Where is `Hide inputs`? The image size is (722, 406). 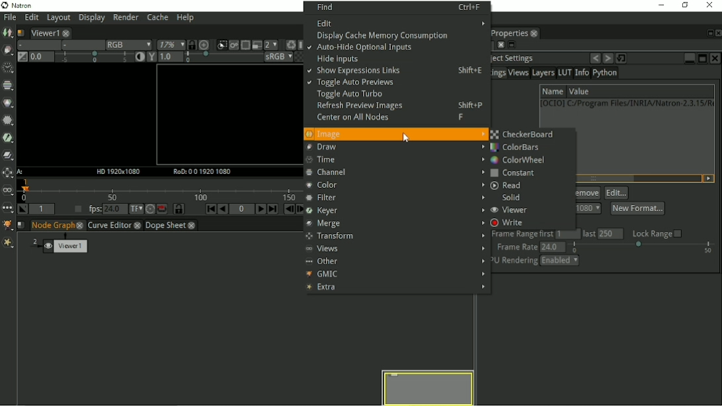 Hide inputs is located at coordinates (337, 59).